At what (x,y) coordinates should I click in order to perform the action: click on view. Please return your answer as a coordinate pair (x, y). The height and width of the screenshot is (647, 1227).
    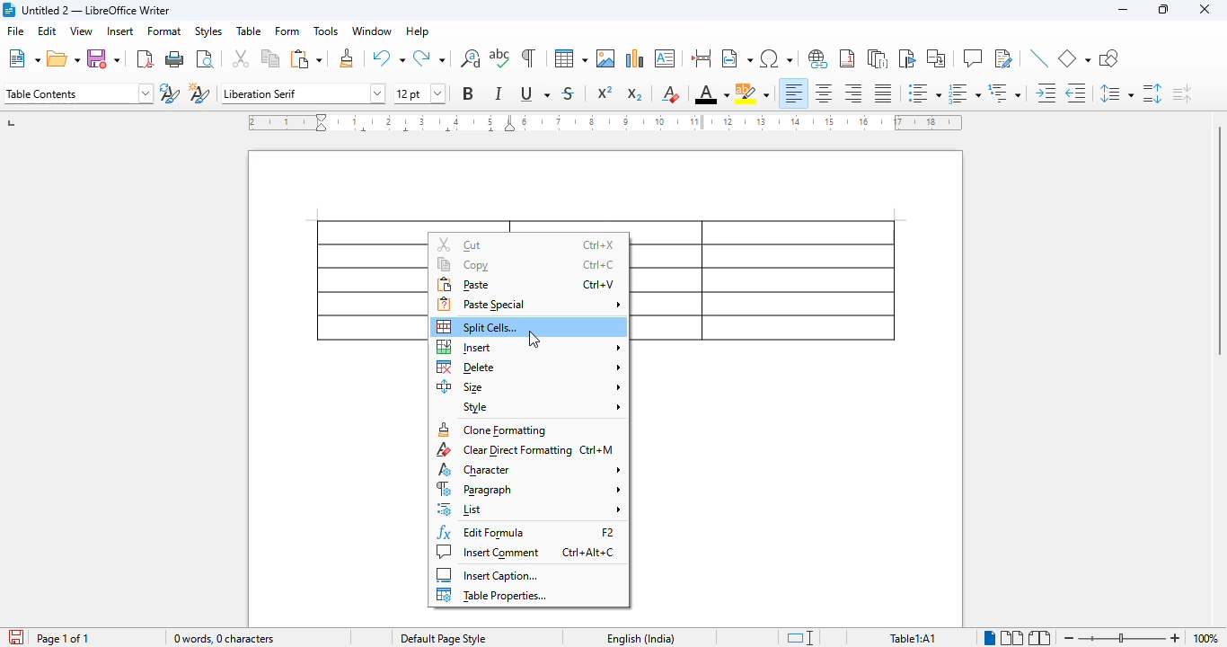
    Looking at the image, I should click on (81, 31).